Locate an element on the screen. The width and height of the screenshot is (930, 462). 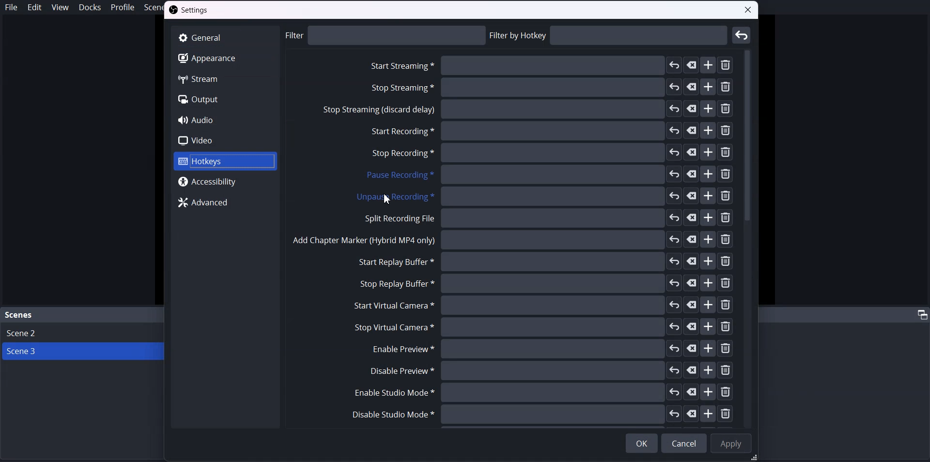
Start virtual camera is located at coordinates (543, 305).